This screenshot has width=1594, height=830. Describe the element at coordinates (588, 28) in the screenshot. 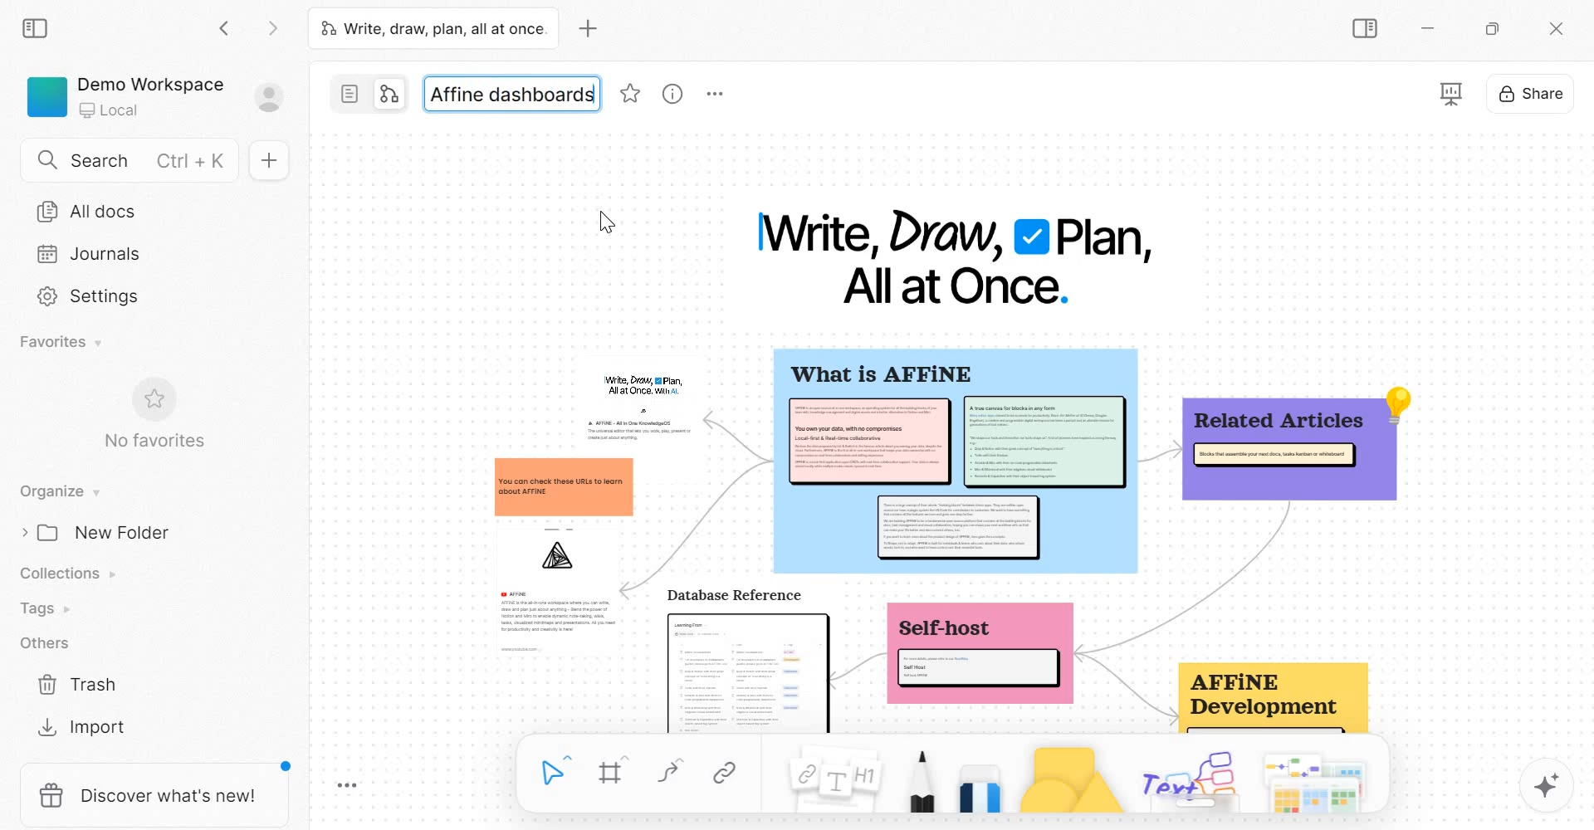

I see `new tab` at that location.